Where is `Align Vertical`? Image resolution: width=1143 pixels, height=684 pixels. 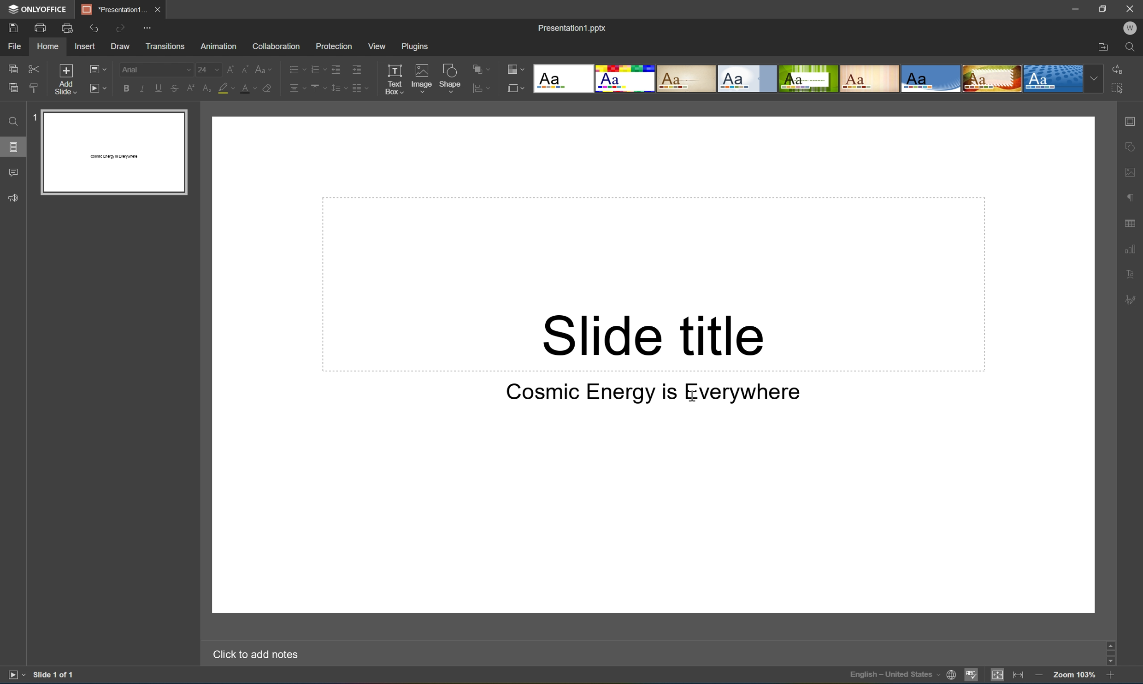 Align Vertical is located at coordinates (317, 88).